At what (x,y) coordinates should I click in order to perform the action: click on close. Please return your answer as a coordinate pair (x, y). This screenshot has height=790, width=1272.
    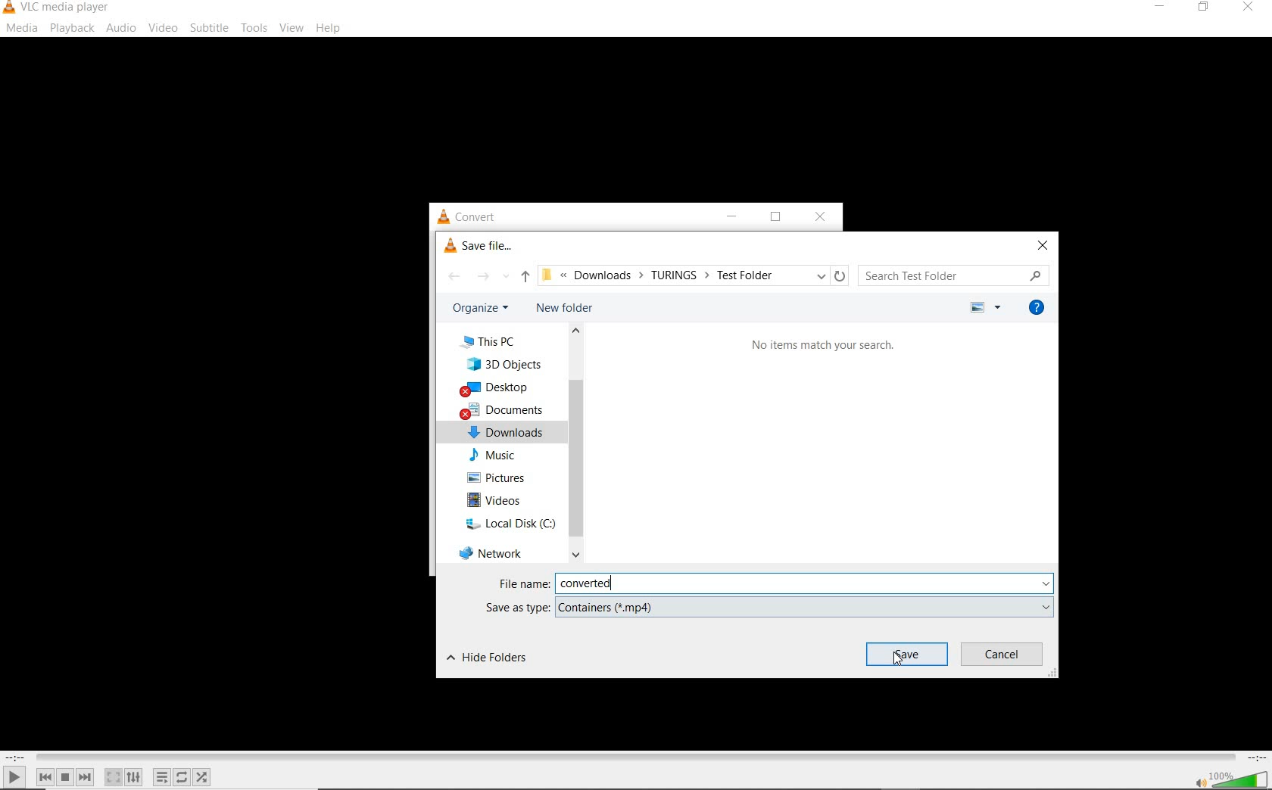
    Looking at the image, I should click on (1043, 244).